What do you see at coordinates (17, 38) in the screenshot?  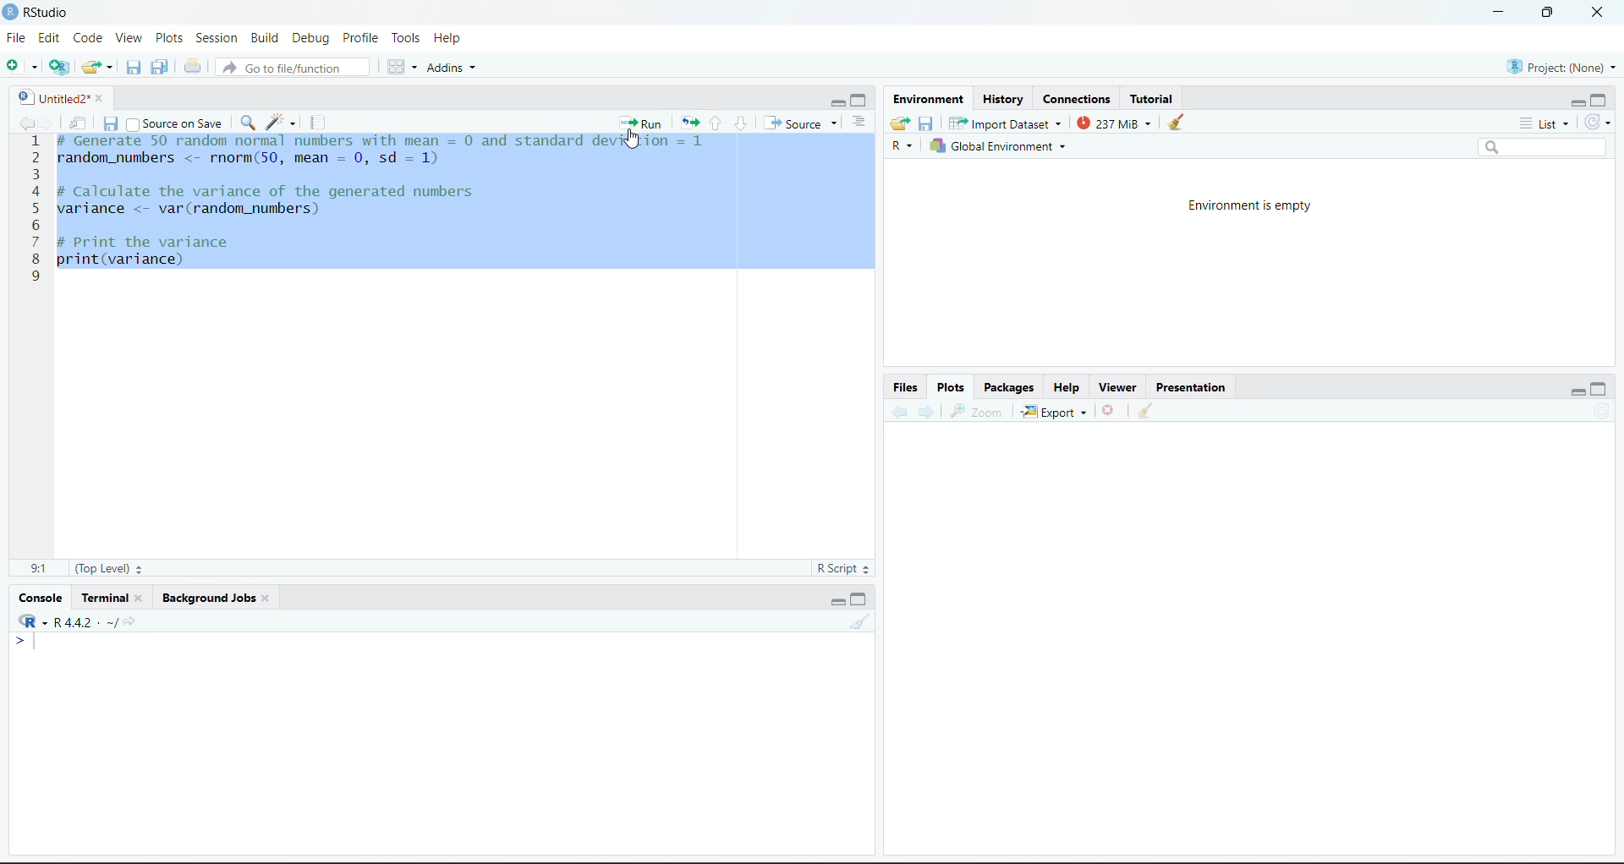 I see `File` at bounding box center [17, 38].